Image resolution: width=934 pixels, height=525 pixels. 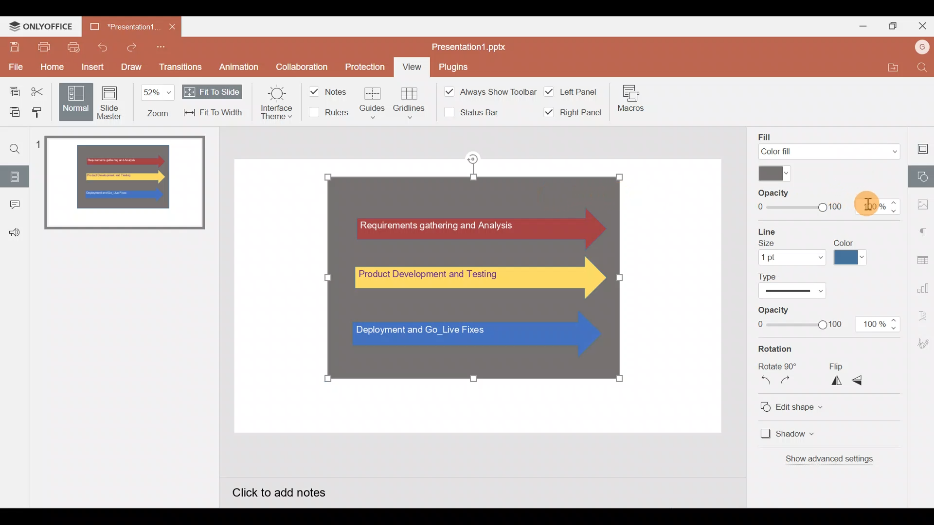 What do you see at coordinates (789, 350) in the screenshot?
I see `Rotation` at bounding box center [789, 350].